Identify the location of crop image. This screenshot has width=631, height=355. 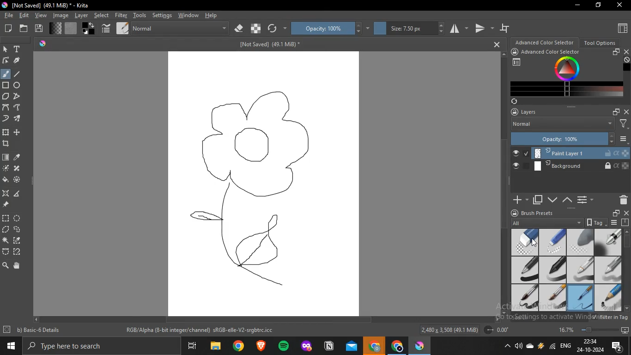
(6, 143).